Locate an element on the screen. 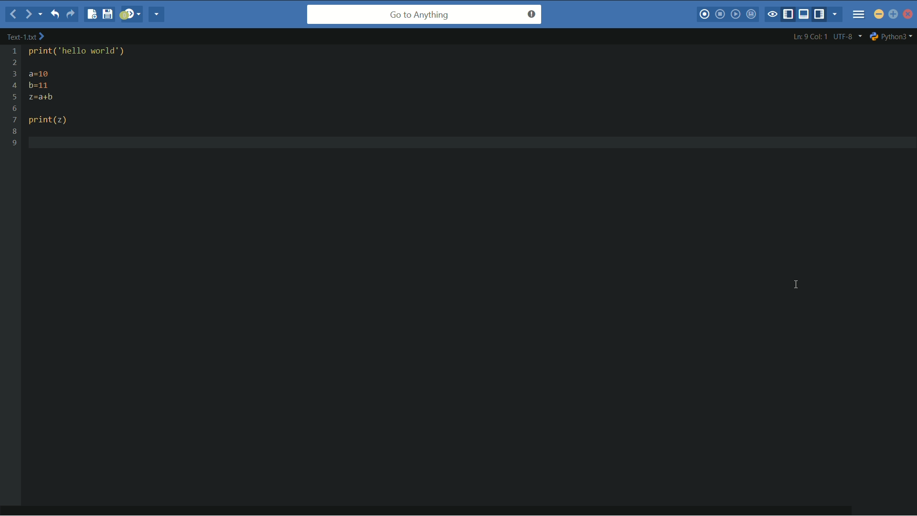 The height and width of the screenshot is (516, 917). maximize is located at coordinates (894, 15).